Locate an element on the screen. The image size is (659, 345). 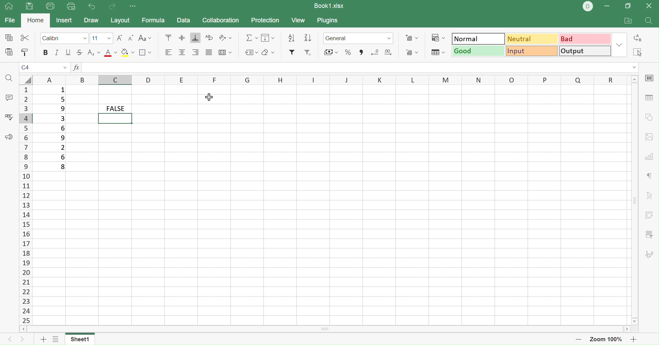
Add sheet is located at coordinates (42, 340).